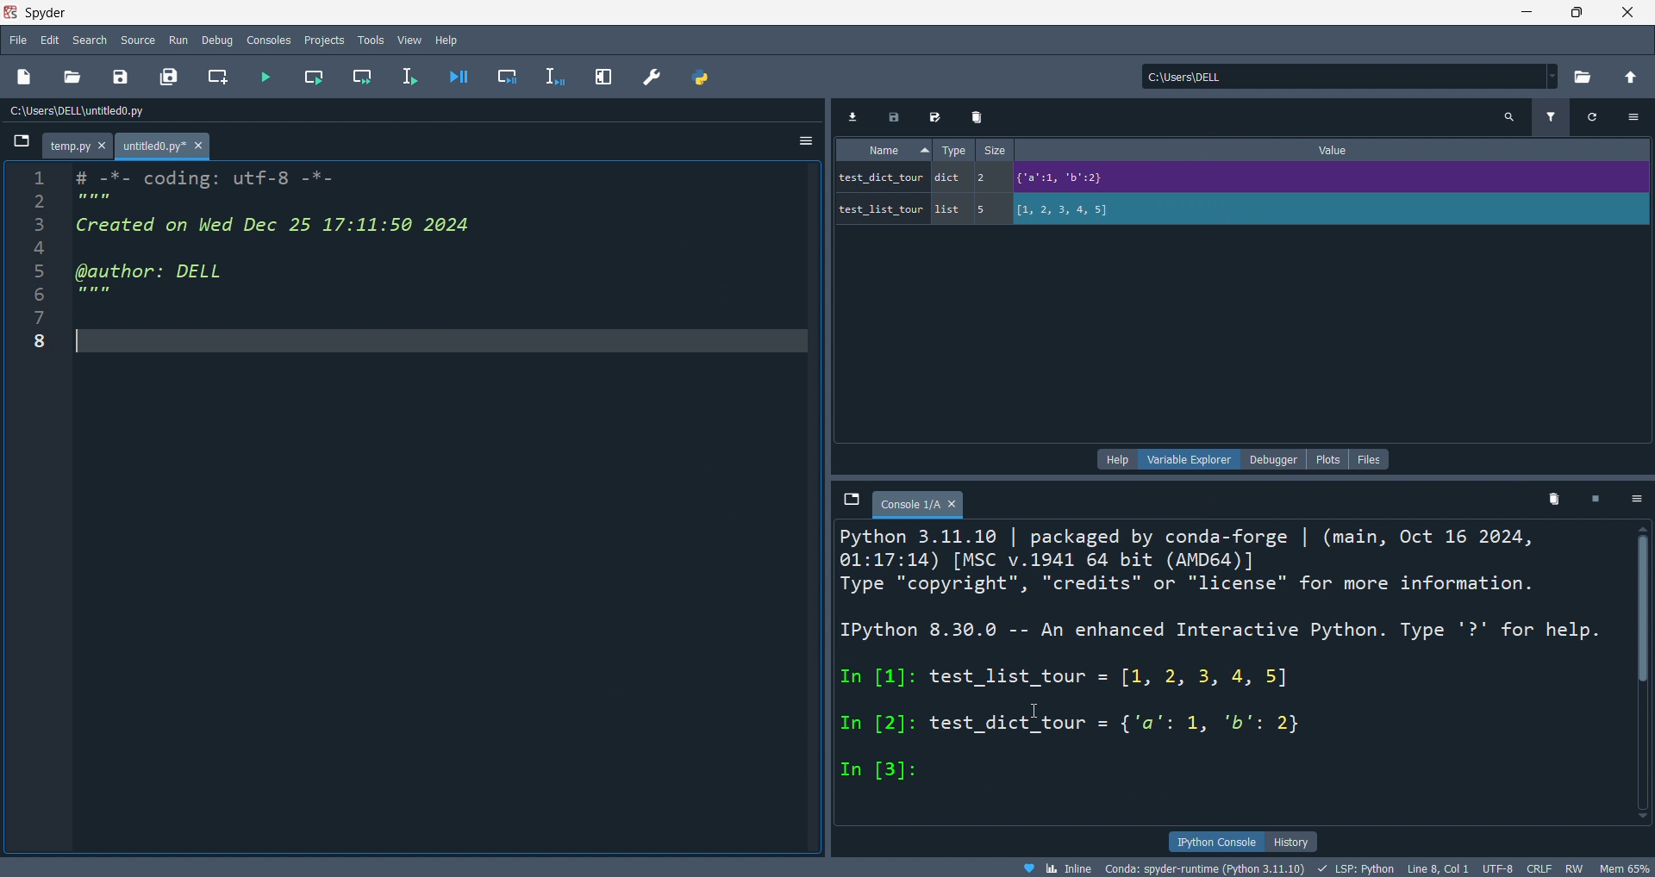 The image size is (1655, 877). I want to click on C:\Users\DELL \untitled0.py, so click(116, 113).